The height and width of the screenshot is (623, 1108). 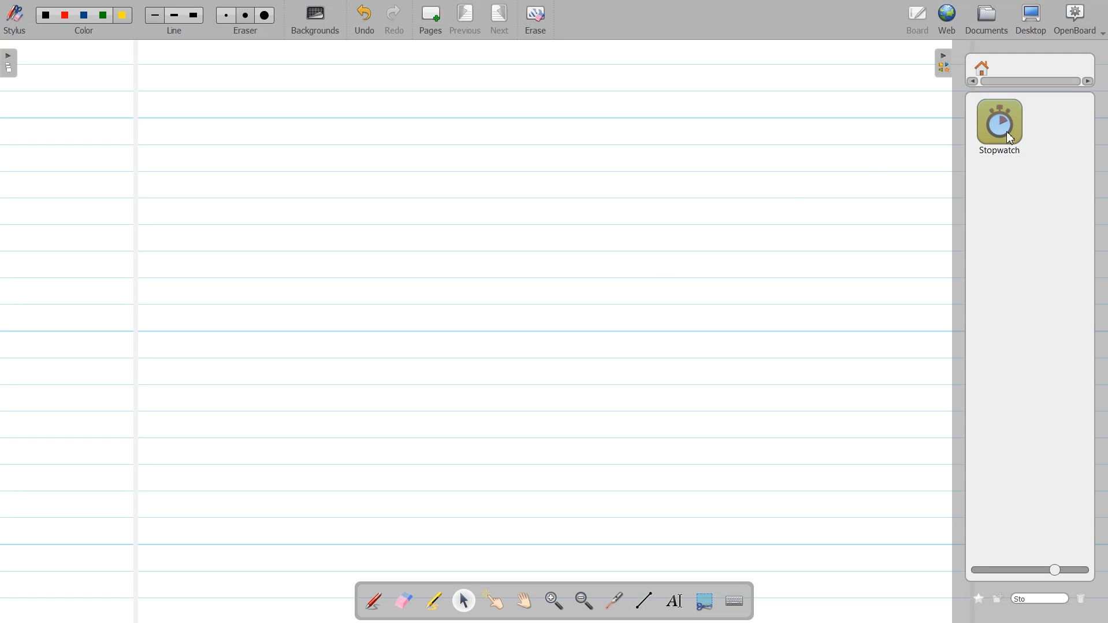 What do you see at coordinates (536, 20) in the screenshot?
I see `Erase` at bounding box center [536, 20].